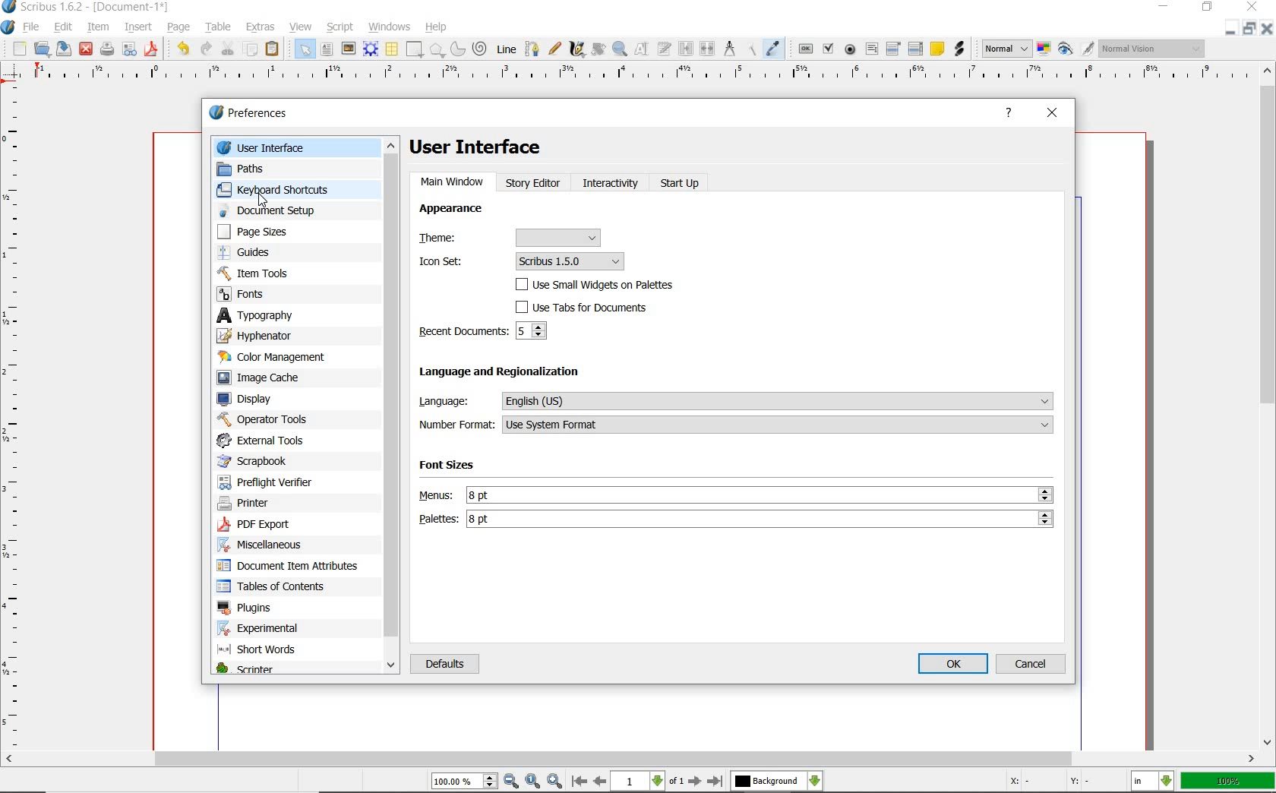 The height and width of the screenshot is (793, 1276). What do you see at coordinates (263, 419) in the screenshot?
I see `operator tools` at bounding box center [263, 419].